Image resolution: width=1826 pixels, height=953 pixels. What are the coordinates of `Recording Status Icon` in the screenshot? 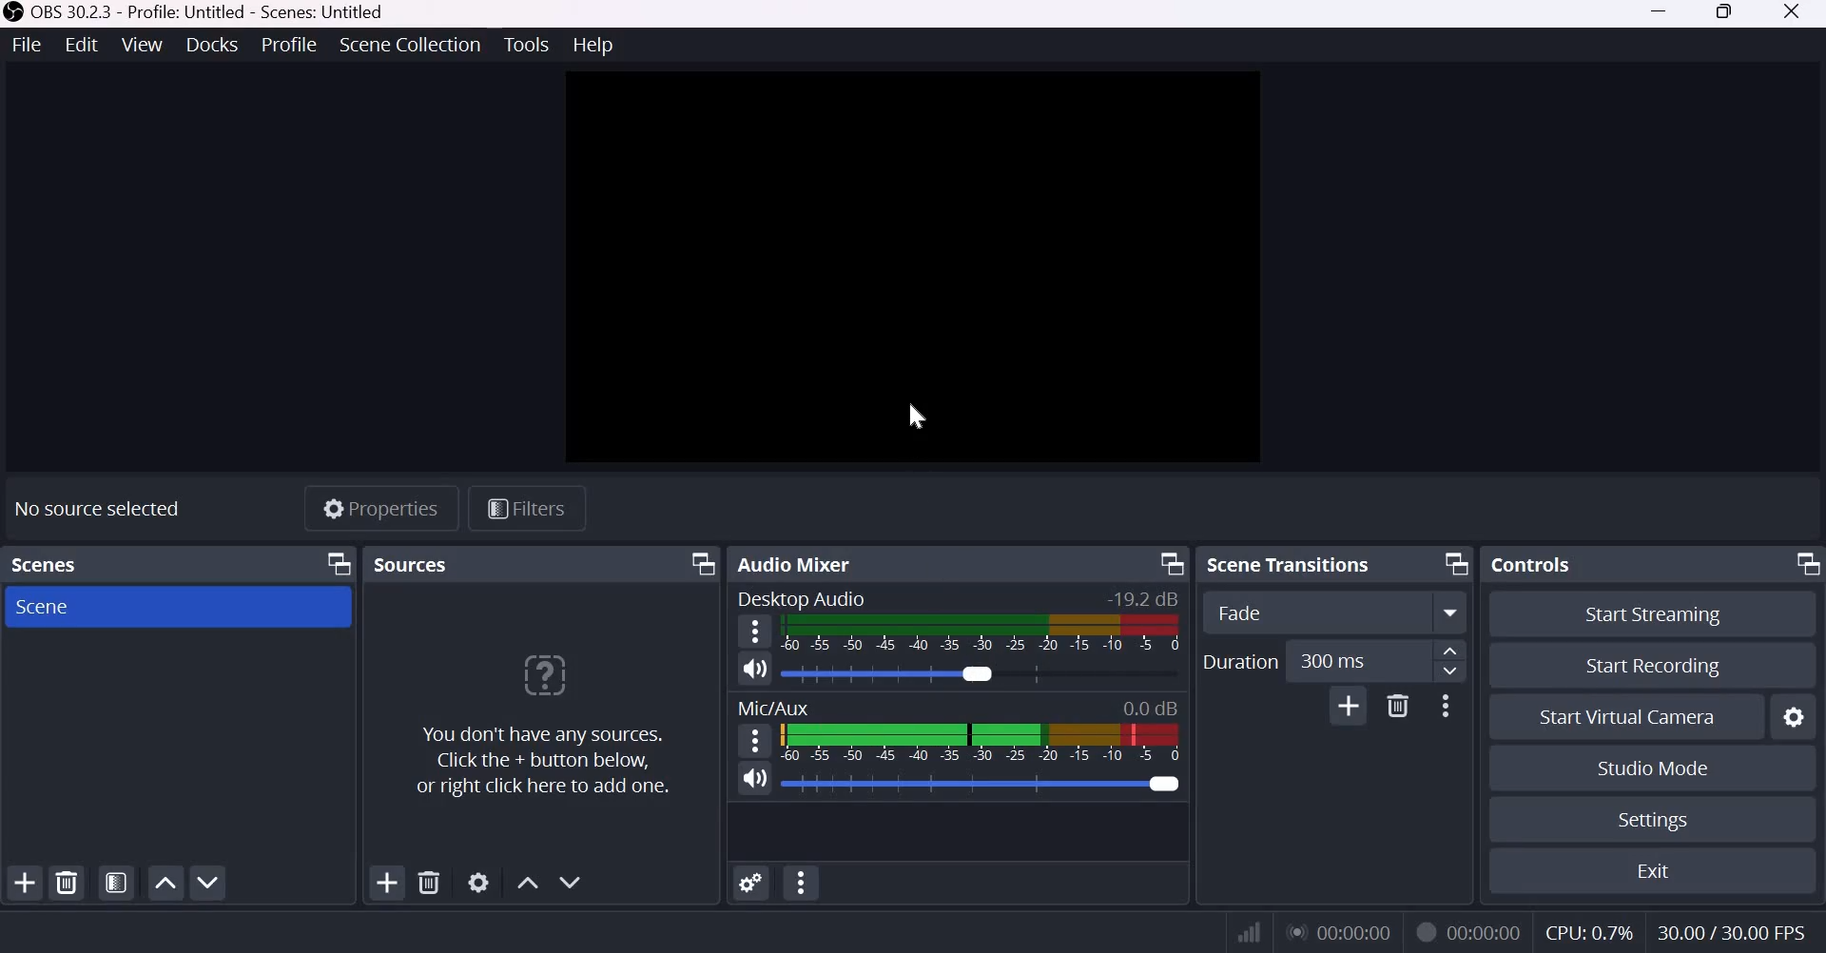 It's located at (1425, 930).